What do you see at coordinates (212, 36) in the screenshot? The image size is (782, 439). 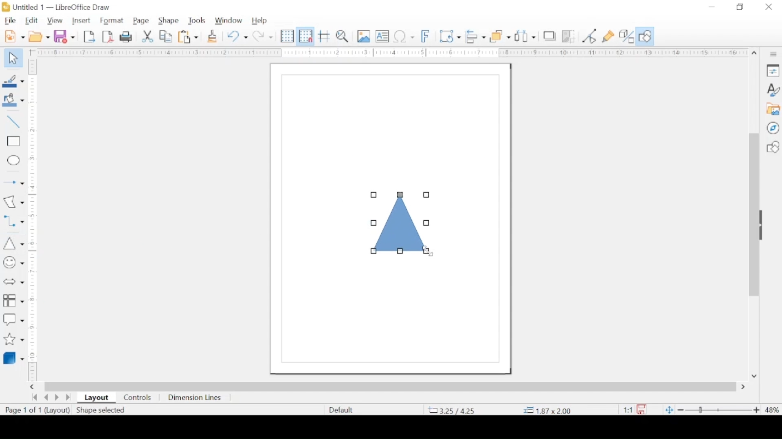 I see `clone formatting` at bounding box center [212, 36].